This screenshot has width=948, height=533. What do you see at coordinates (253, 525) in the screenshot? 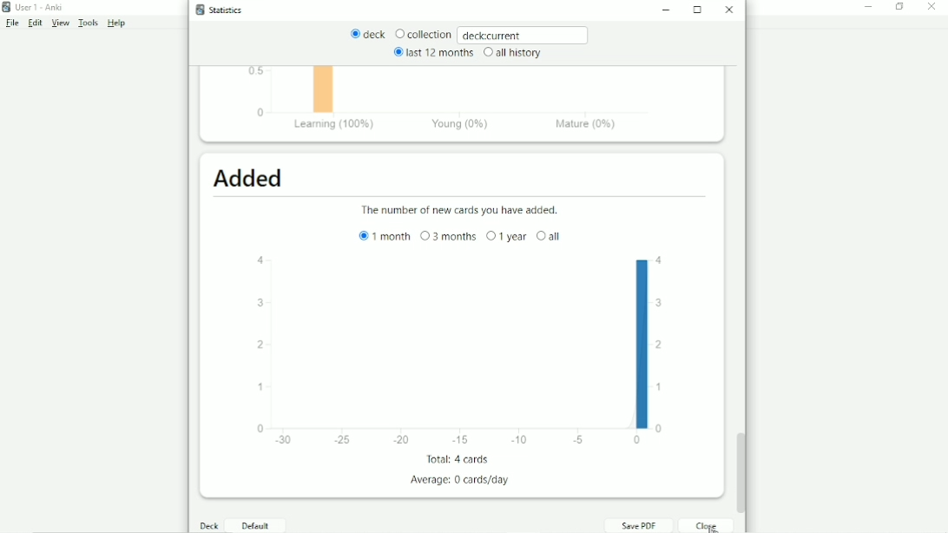
I see `Default` at bounding box center [253, 525].